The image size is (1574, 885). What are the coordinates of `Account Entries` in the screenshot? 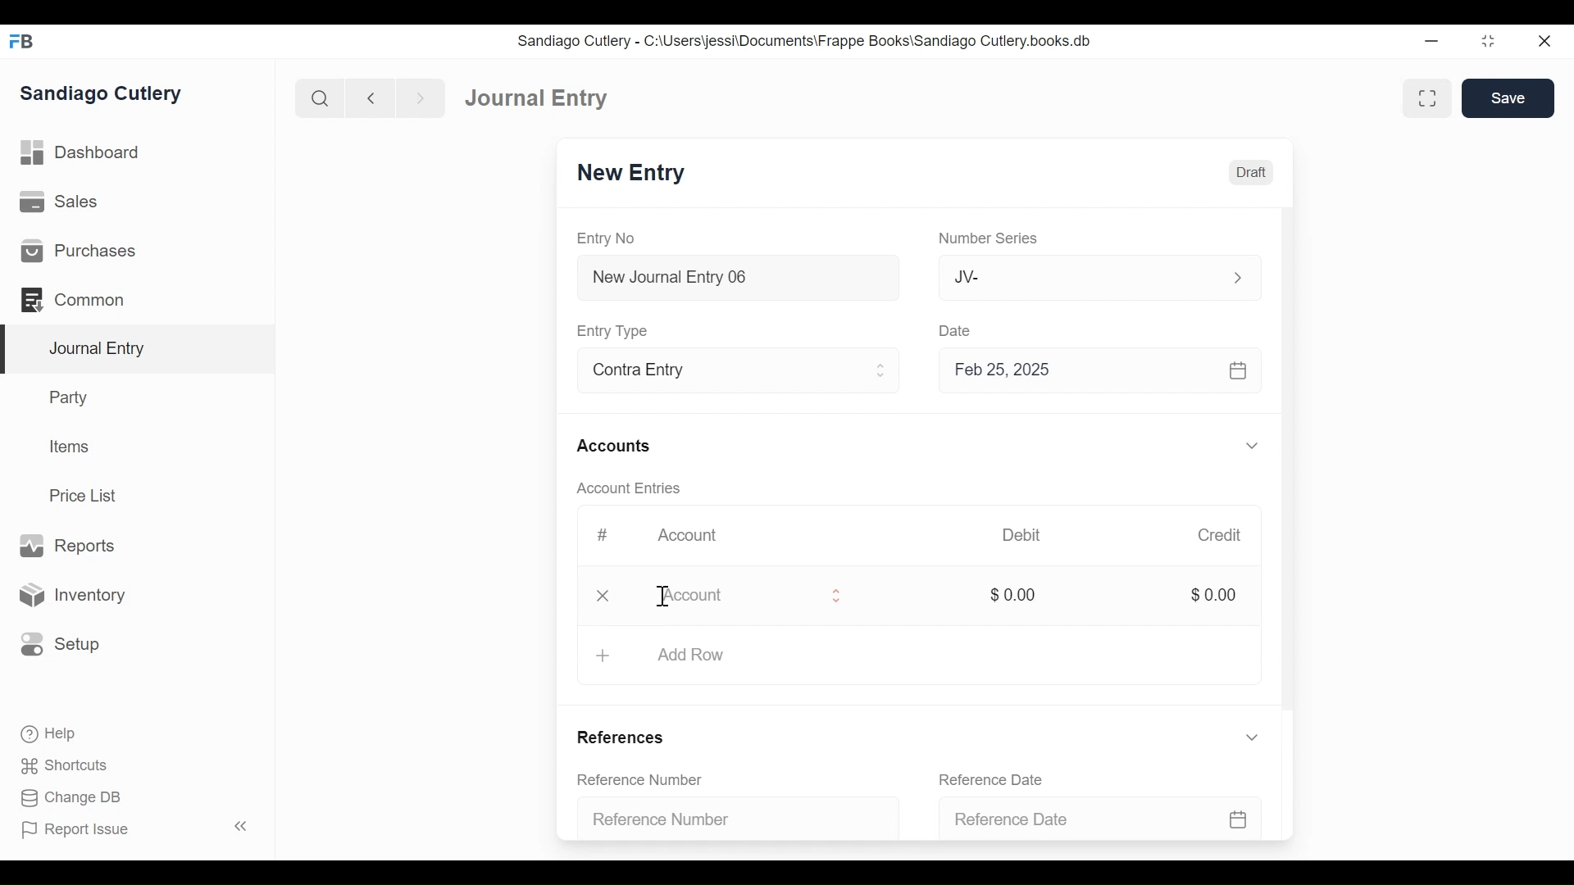 It's located at (633, 488).